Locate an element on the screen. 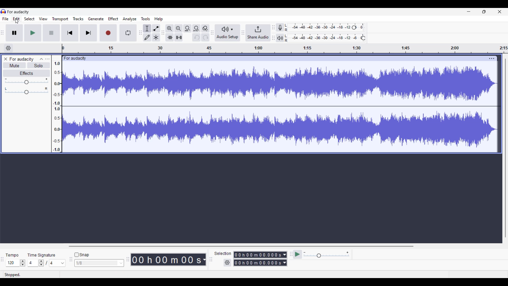  Max time signature options is located at coordinates (57, 263).